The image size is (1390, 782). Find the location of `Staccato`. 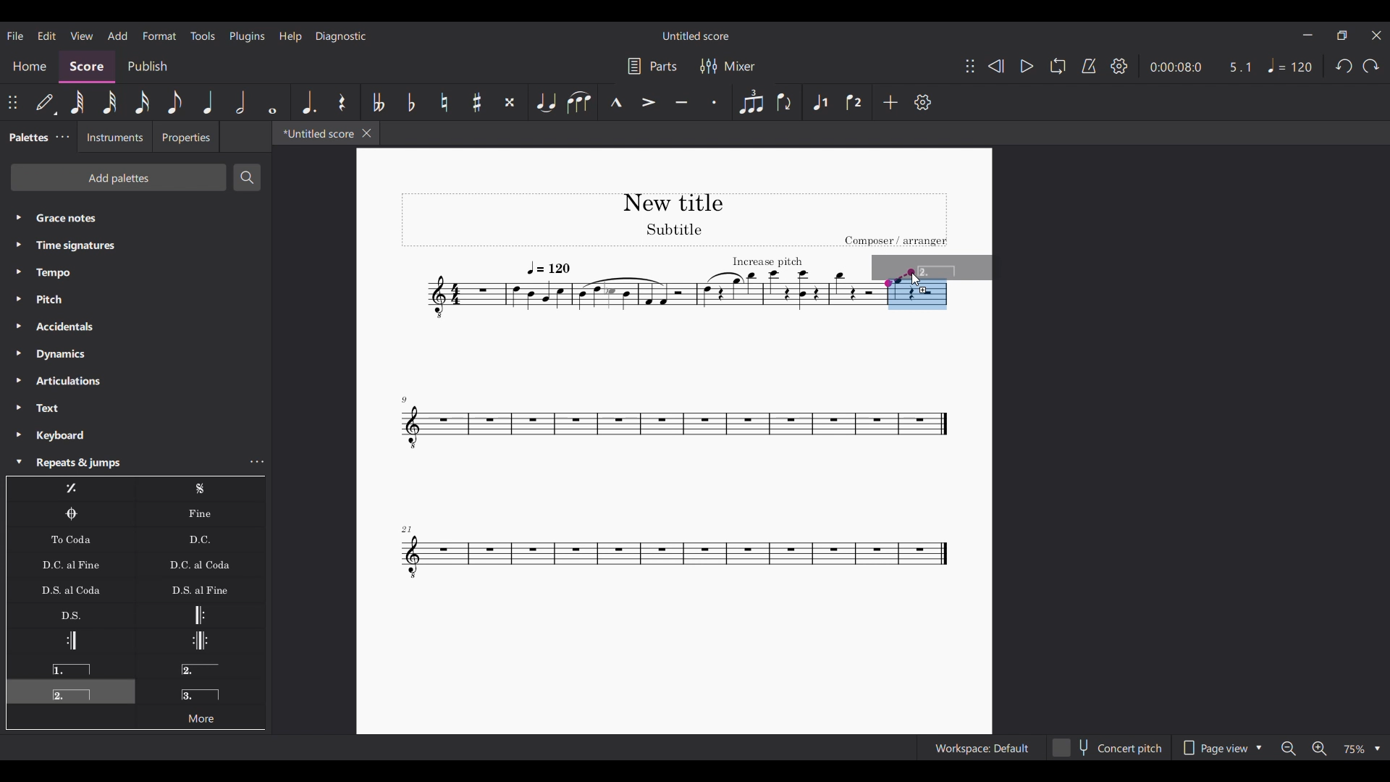

Staccato is located at coordinates (715, 102).